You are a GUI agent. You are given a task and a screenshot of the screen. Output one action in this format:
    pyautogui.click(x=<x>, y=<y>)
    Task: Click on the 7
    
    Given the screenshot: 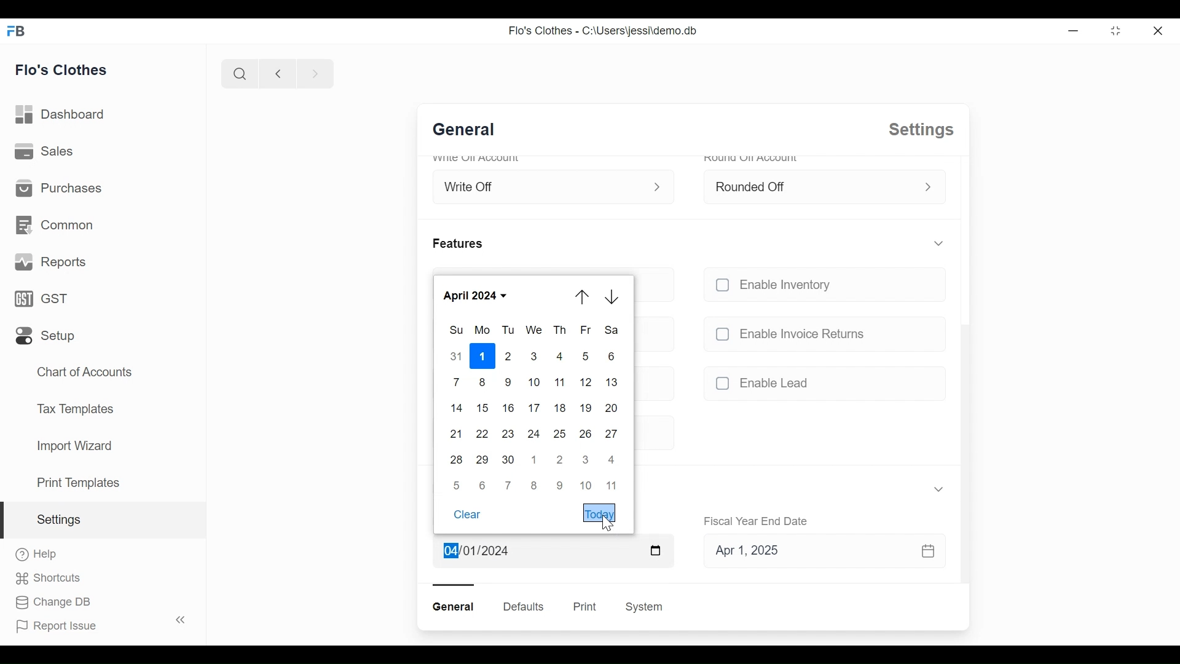 What is the action you would take?
    pyautogui.click(x=457, y=381)
    